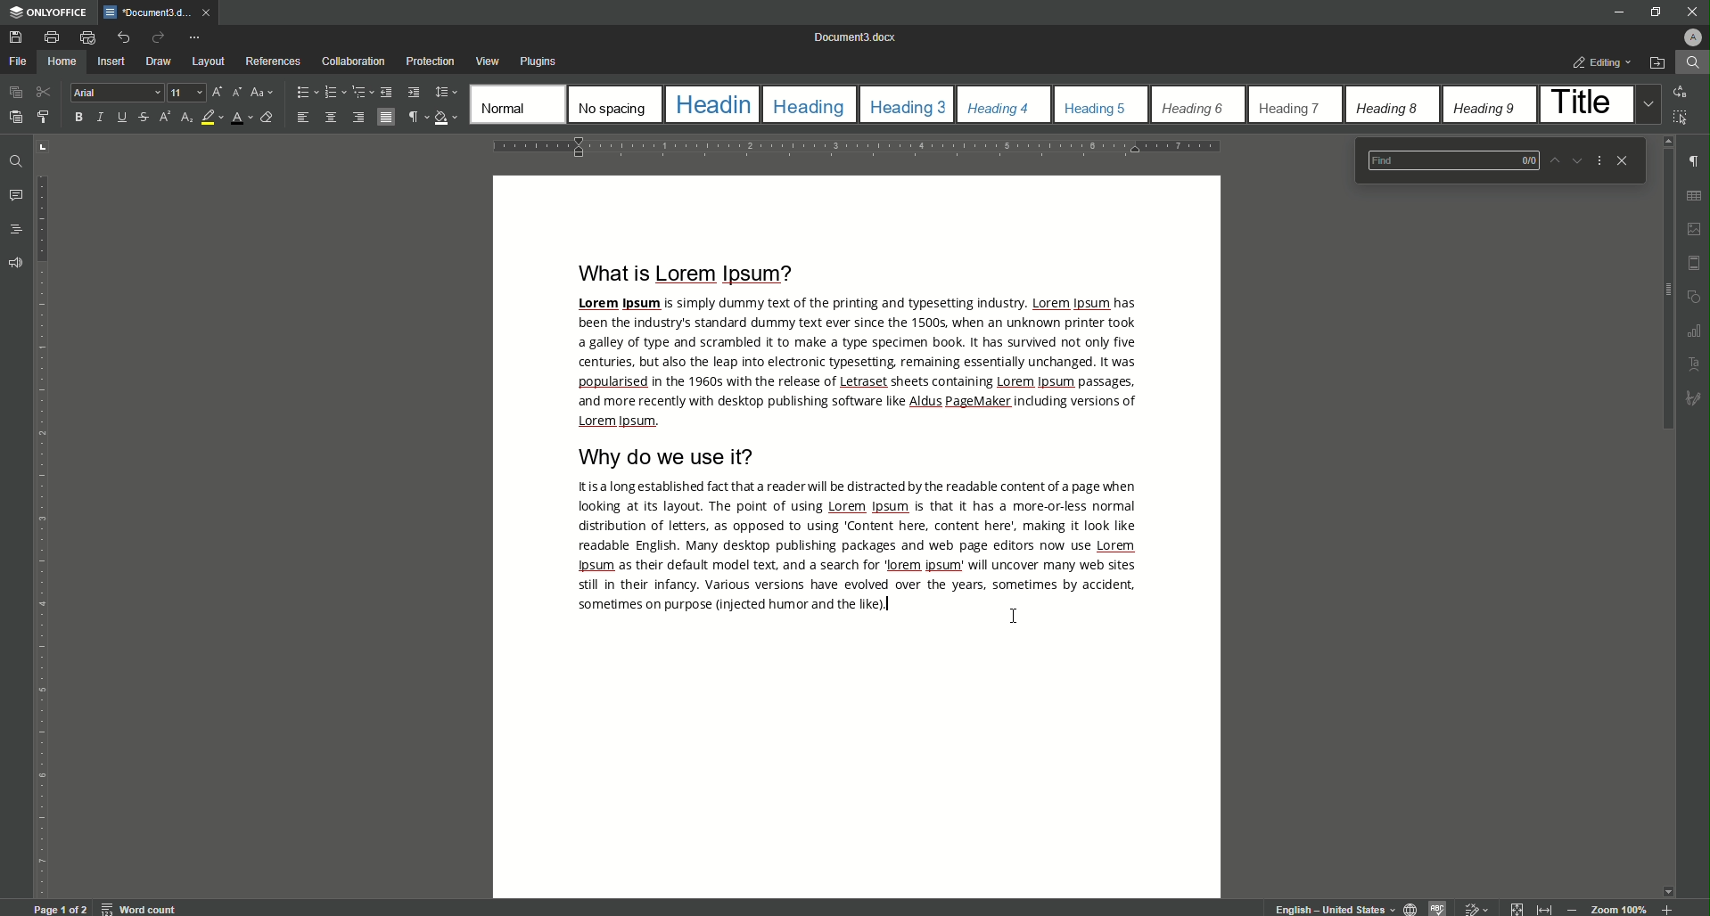 Image resolution: width=1710 pixels, height=916 pixels. I want to click on Title, so click(1581, 101).